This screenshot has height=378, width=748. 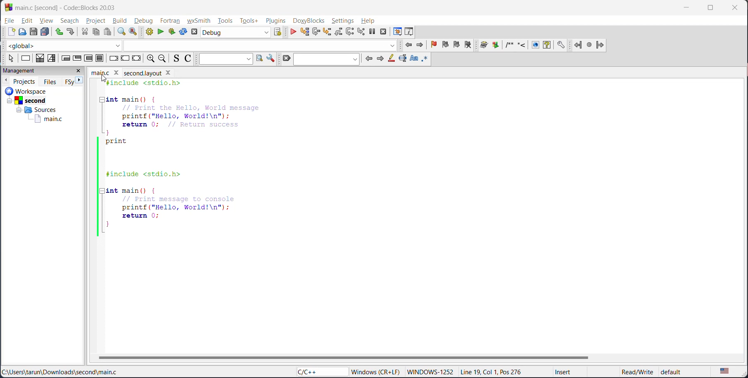 I want to click on Previous, so click(x=7, y=80).